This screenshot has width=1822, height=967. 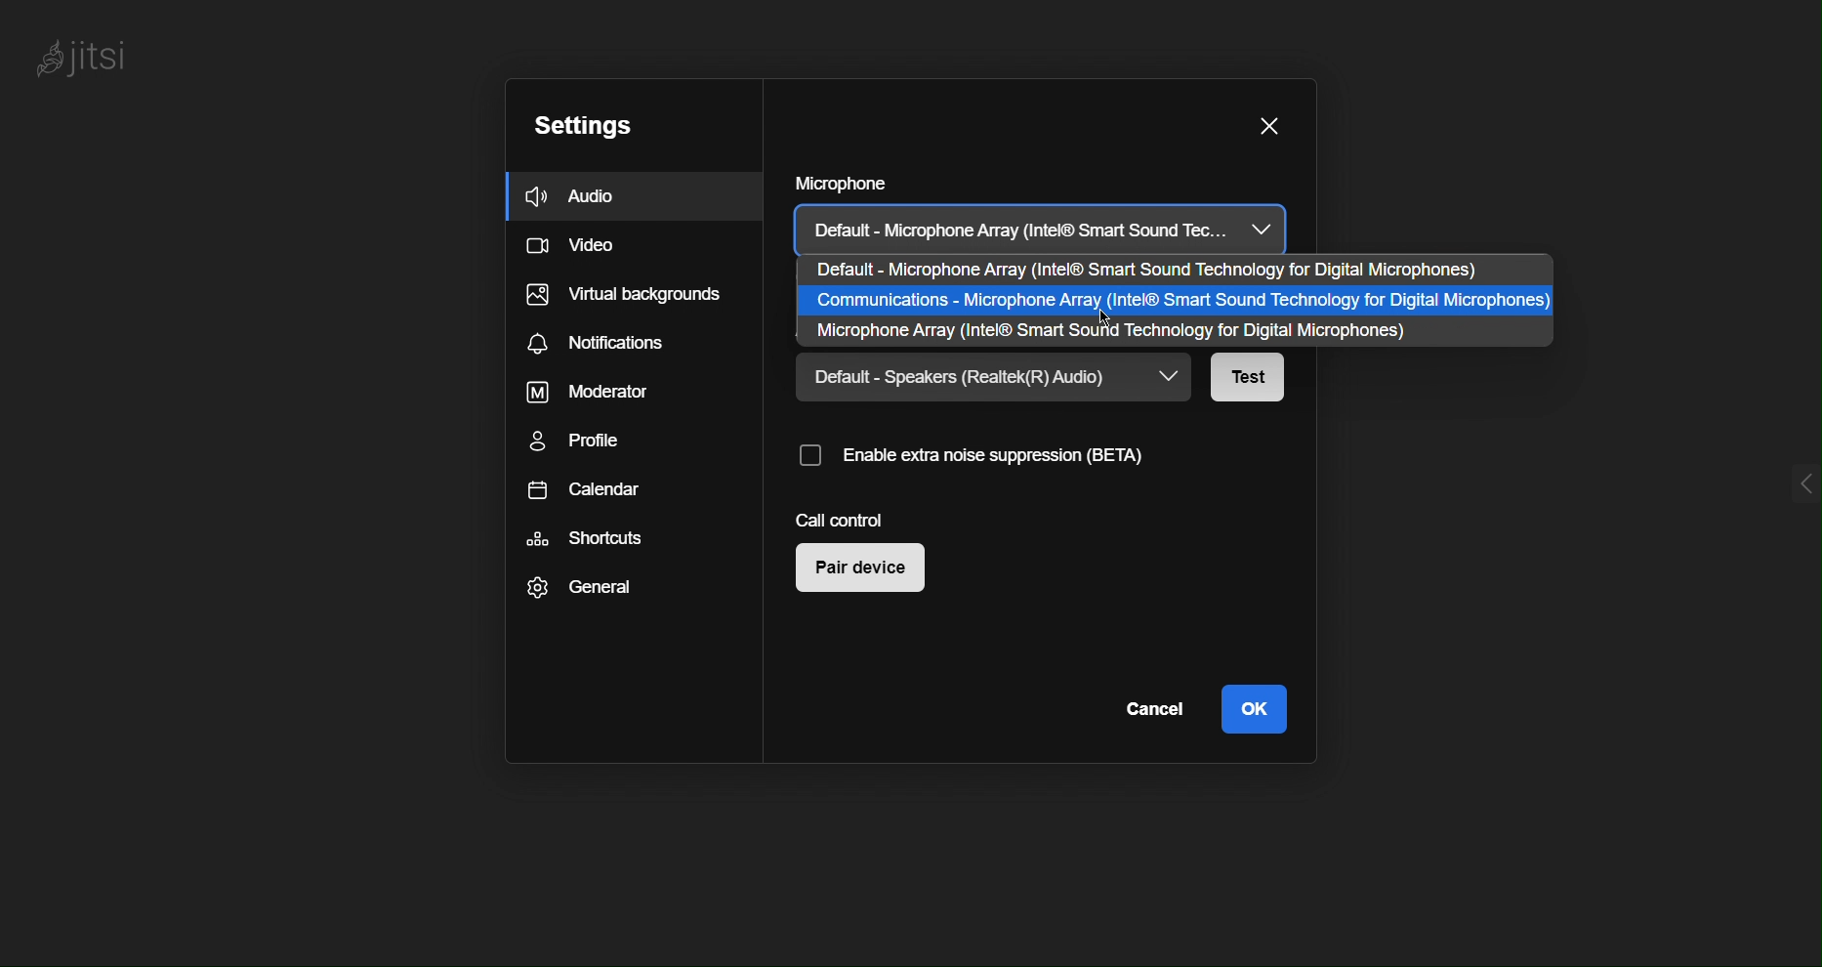 I want to click on Calendar, so click(x=589, y=495).